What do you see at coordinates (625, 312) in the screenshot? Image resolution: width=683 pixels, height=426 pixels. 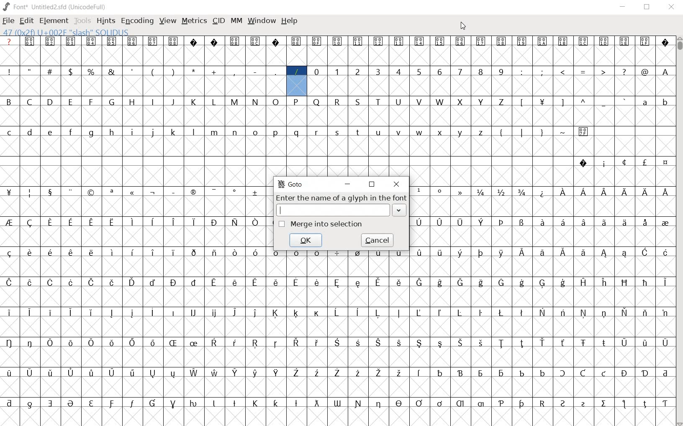 I see `glyph` at bounding box center [625, 312].